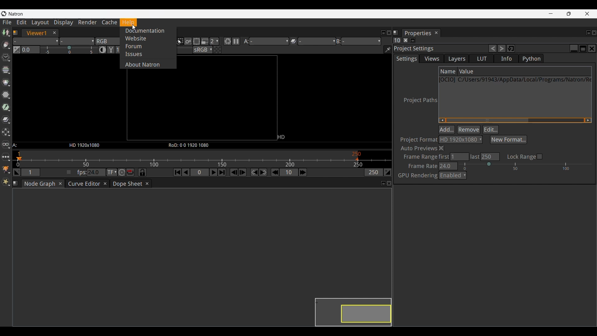 The width and height of the screenshot is (597, 336). What do you see at coordinates (448, 71) in the screenshot?
I see `Name ` at bounding box center [448, 71].